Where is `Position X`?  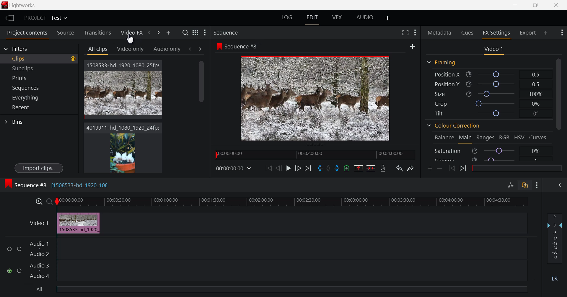
Position X is located at coordinates (489, 74).